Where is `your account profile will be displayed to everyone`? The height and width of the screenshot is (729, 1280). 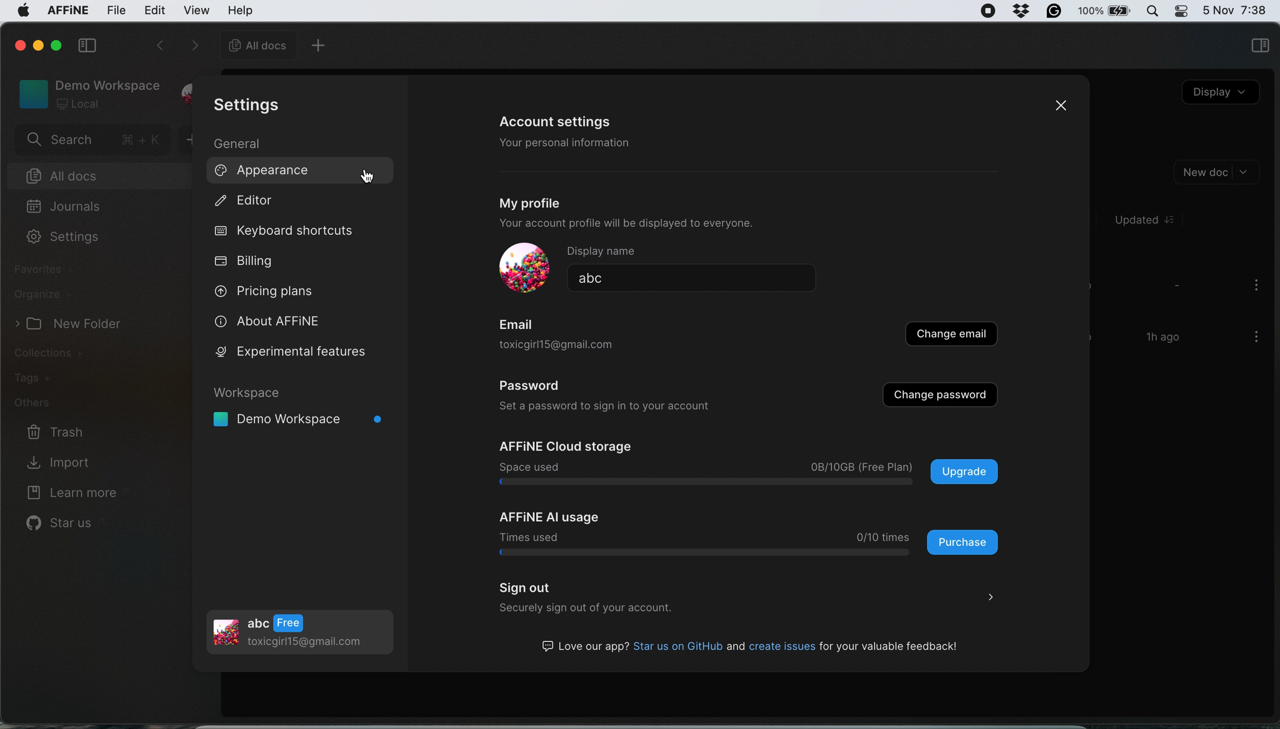 your account profile will be displayed to everyone is located at coordinates (639, 225).